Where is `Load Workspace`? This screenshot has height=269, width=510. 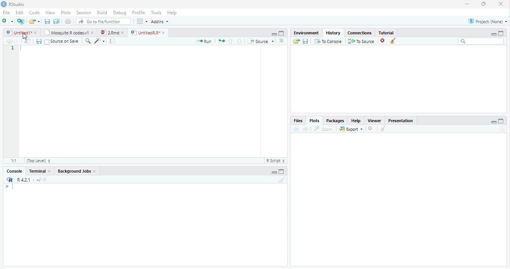
Load Workspace is located at coordinates (297, 43).